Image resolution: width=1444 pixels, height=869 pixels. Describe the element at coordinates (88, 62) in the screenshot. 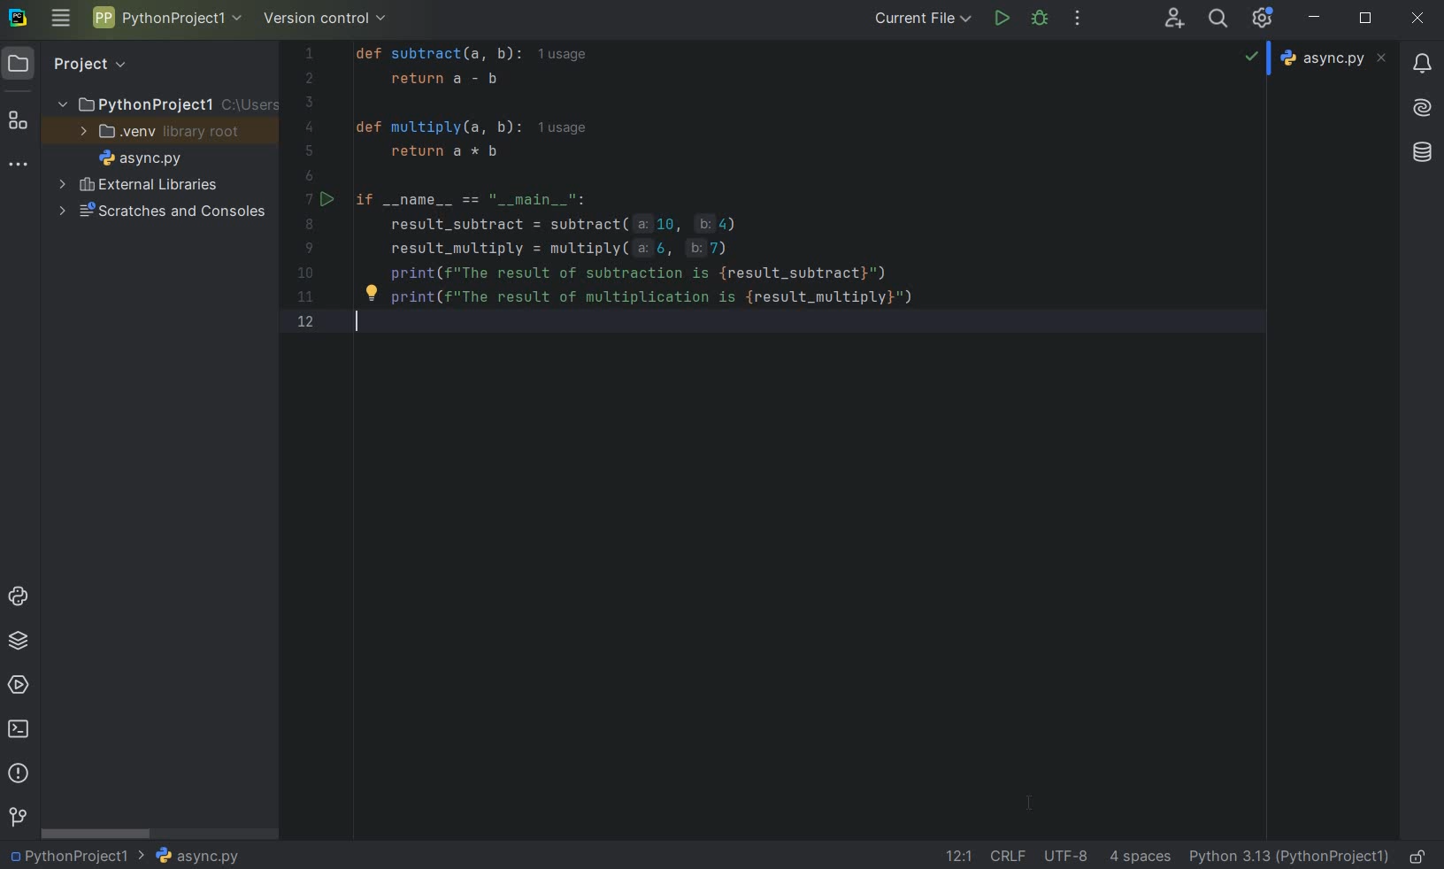

I see `Project` at that location.